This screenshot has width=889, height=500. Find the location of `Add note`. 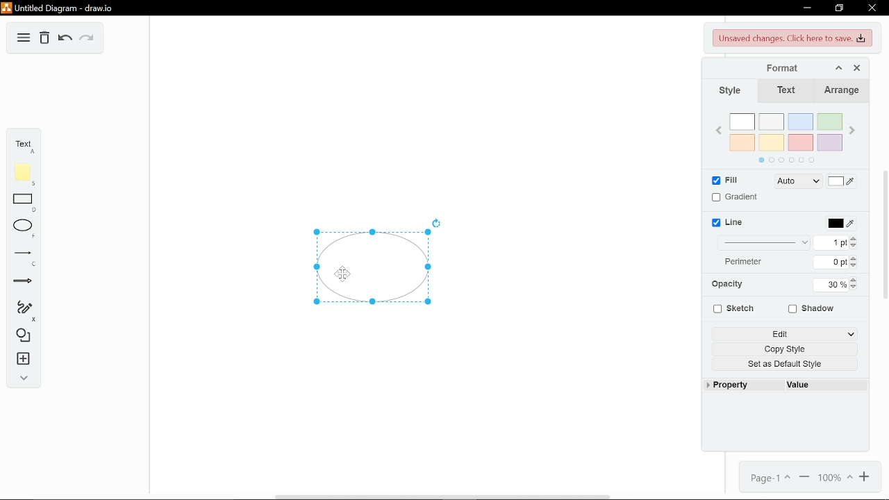

Add note is located at coordinates (24, 172).